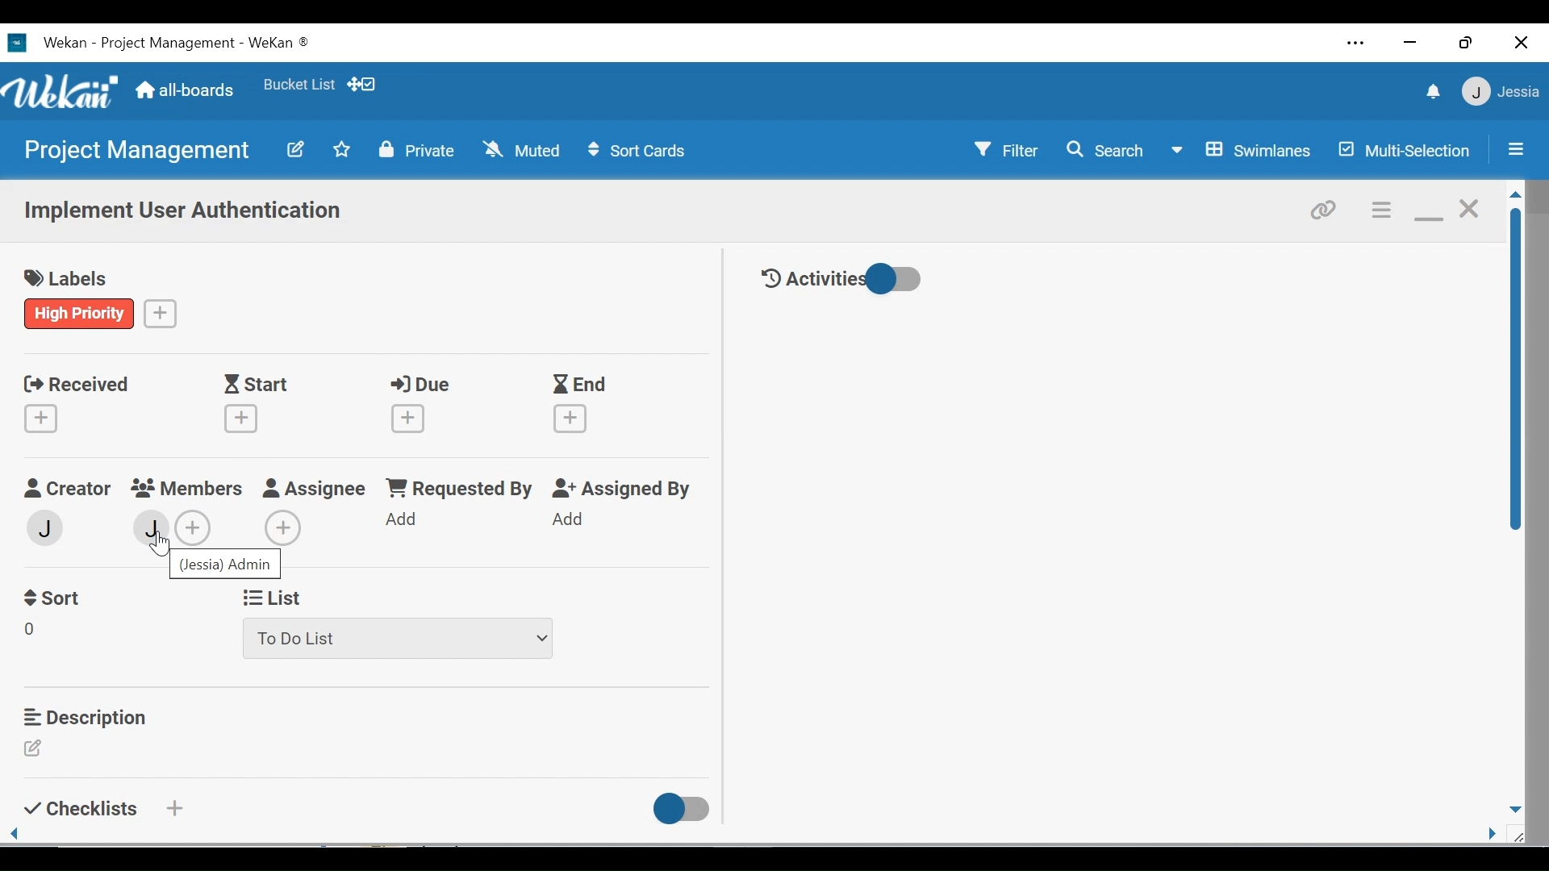  I want to click on  Filter, so click(1000, 150).